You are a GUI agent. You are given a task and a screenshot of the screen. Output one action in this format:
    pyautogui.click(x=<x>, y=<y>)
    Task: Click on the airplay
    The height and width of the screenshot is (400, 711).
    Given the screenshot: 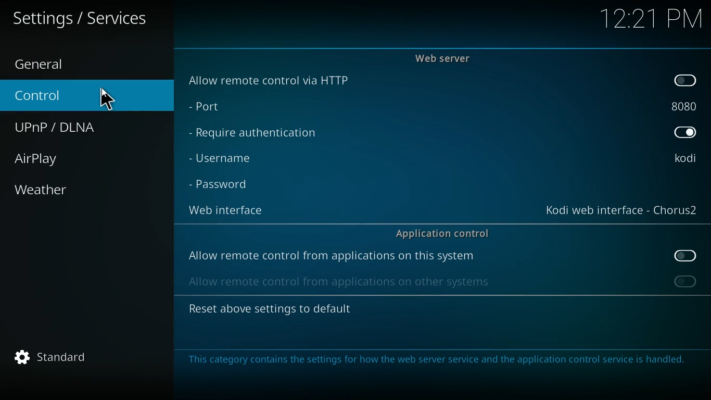 What is the action you would take?
    pyautogui.click(x=88, y=161)
    